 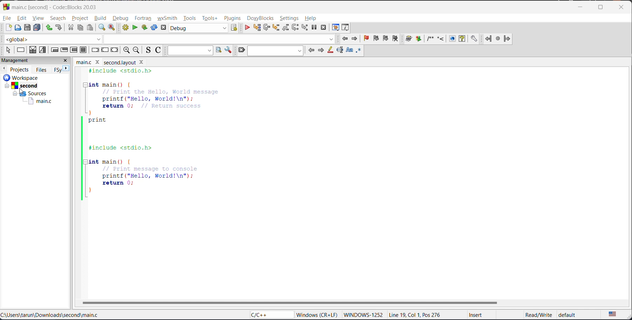 I want to click on build, so click(x=125, y=27).